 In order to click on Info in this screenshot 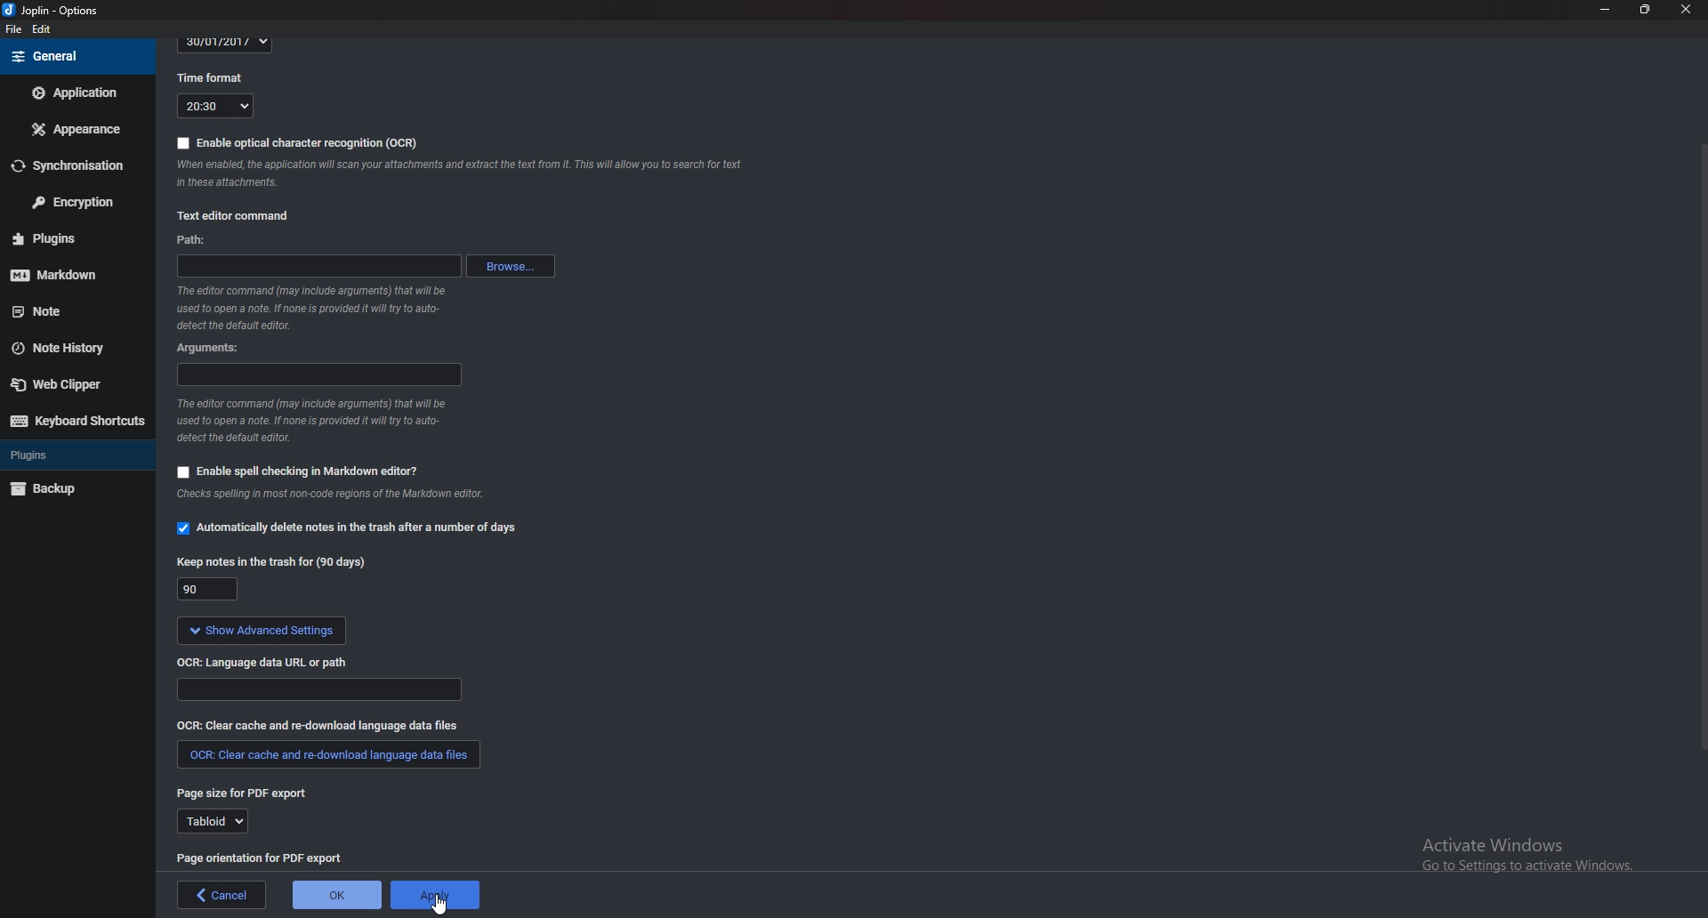, I will do `click(467, 176)`.